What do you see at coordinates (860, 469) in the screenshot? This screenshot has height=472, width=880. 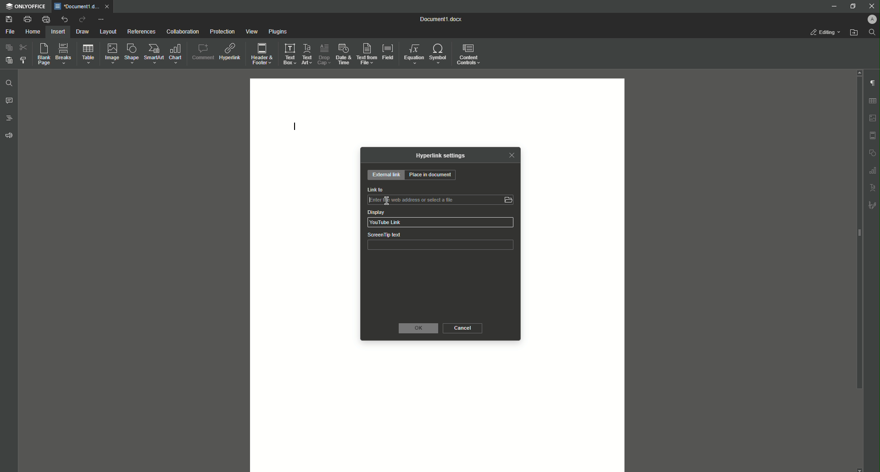 I see `scroll down` at bounding box center [860, 469].